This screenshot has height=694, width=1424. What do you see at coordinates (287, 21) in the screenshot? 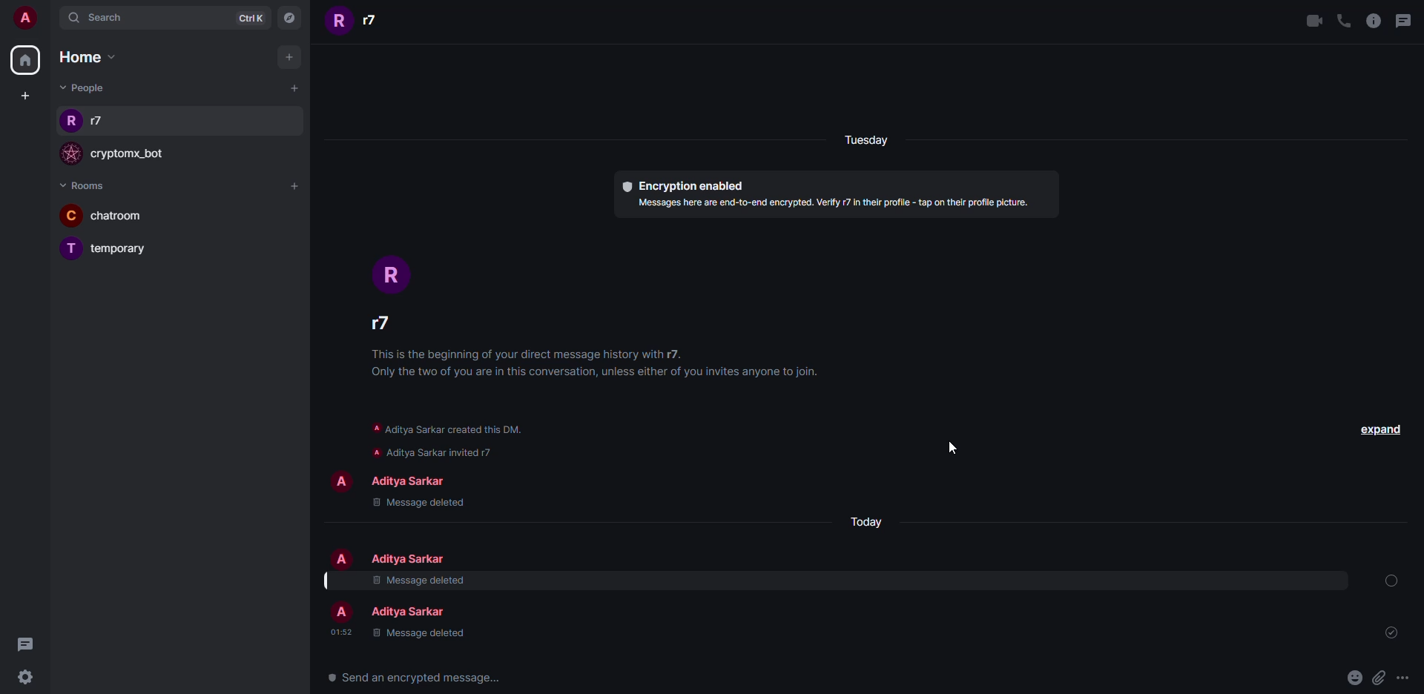
I see `navigator` at bounding box center [287, 21].